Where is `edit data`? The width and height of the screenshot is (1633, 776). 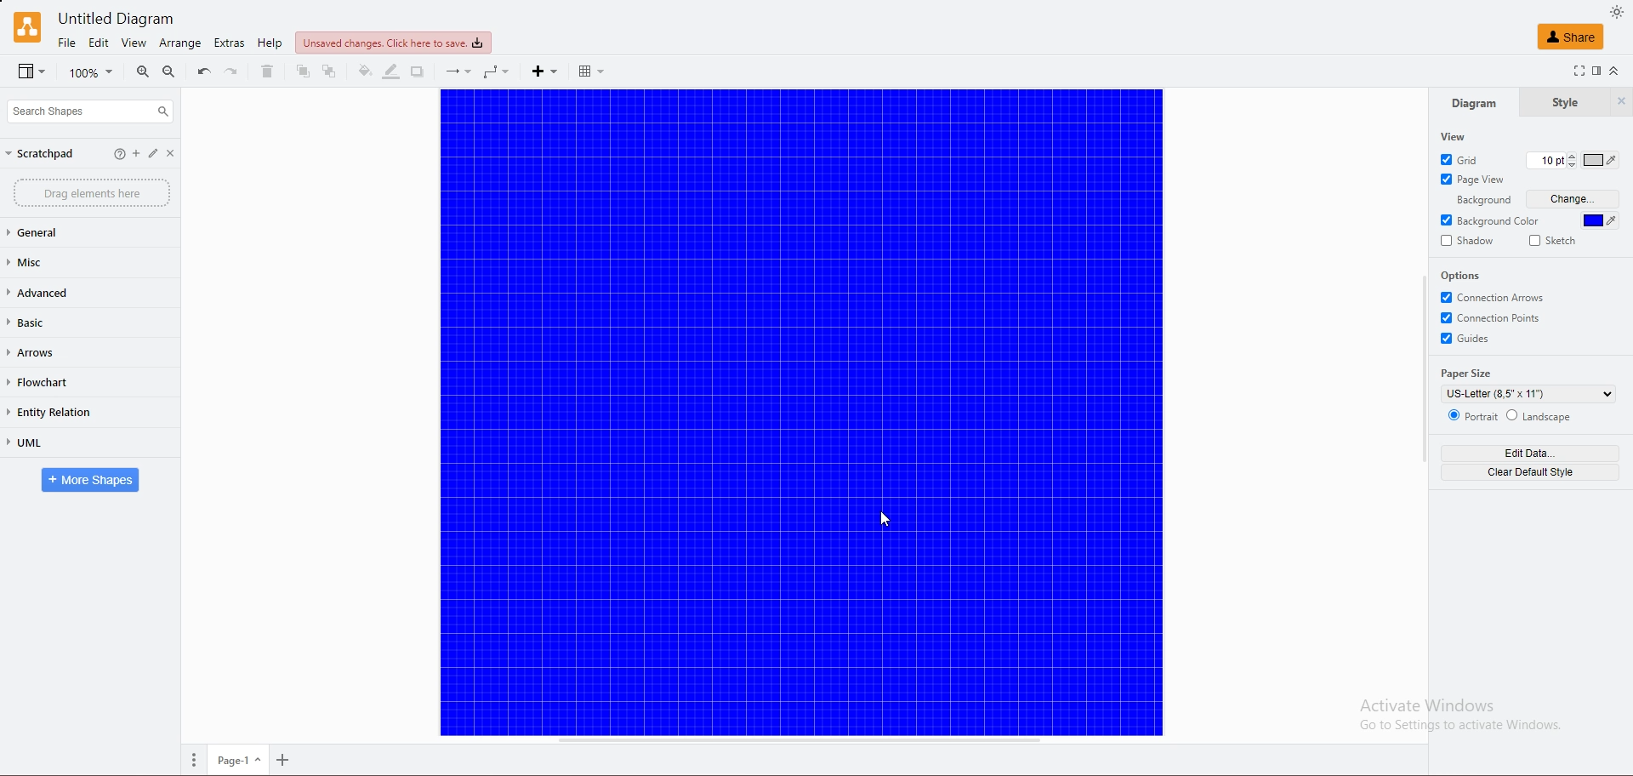
edit data is located at coordinates (1530, 453).